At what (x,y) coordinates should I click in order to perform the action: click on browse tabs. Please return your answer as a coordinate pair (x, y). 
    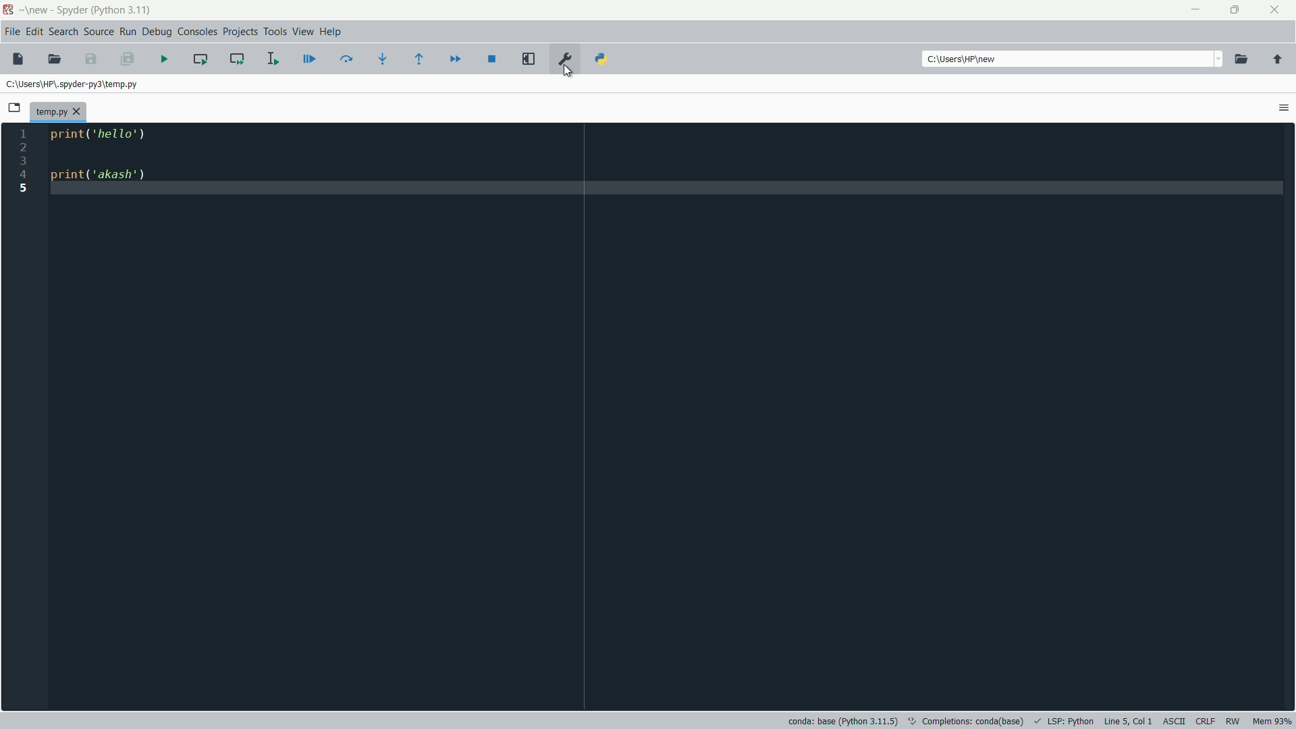
    Looking at the image, I should click on (16, 108).